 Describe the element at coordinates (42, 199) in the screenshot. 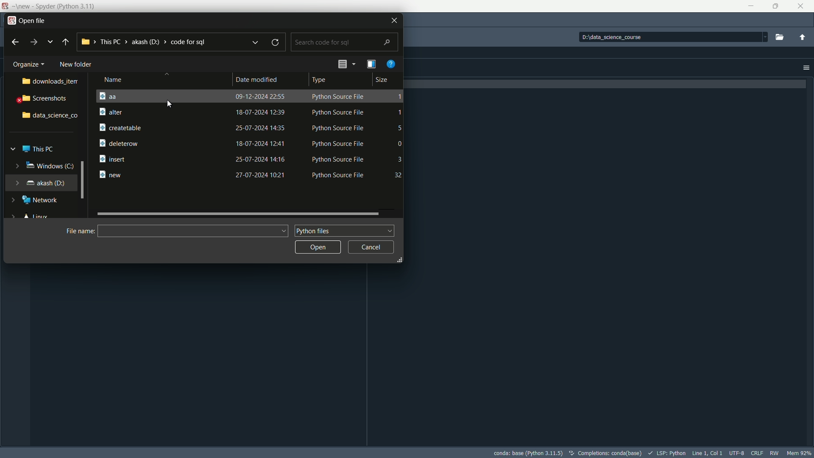

I see `network` at that location.